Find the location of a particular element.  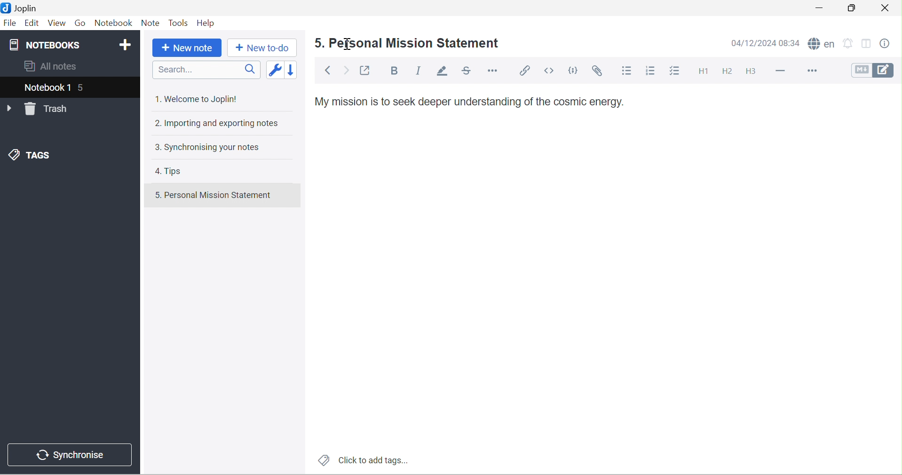

Search is located at coordinates (206, 70).